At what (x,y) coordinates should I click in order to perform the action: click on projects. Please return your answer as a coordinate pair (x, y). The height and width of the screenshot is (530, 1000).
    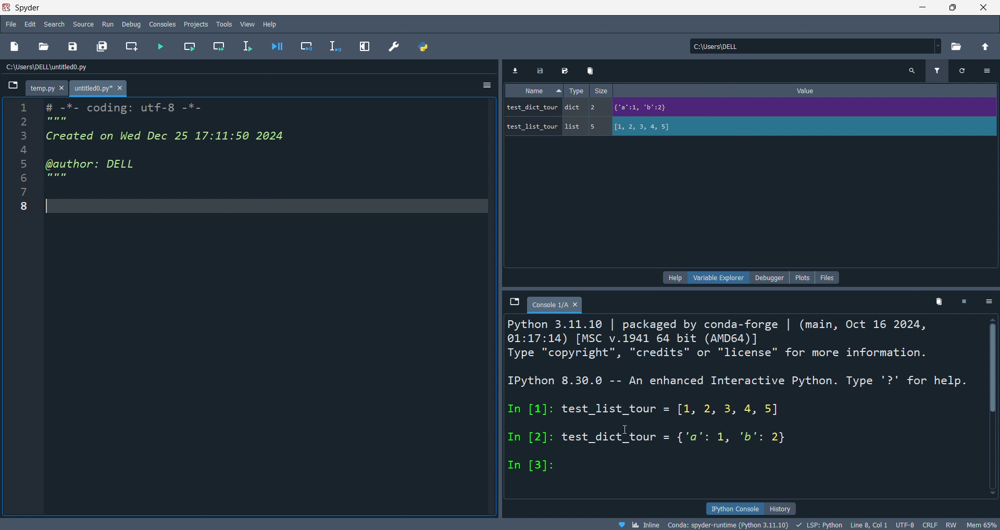
    Looking at the image, I should click on (196, 24).